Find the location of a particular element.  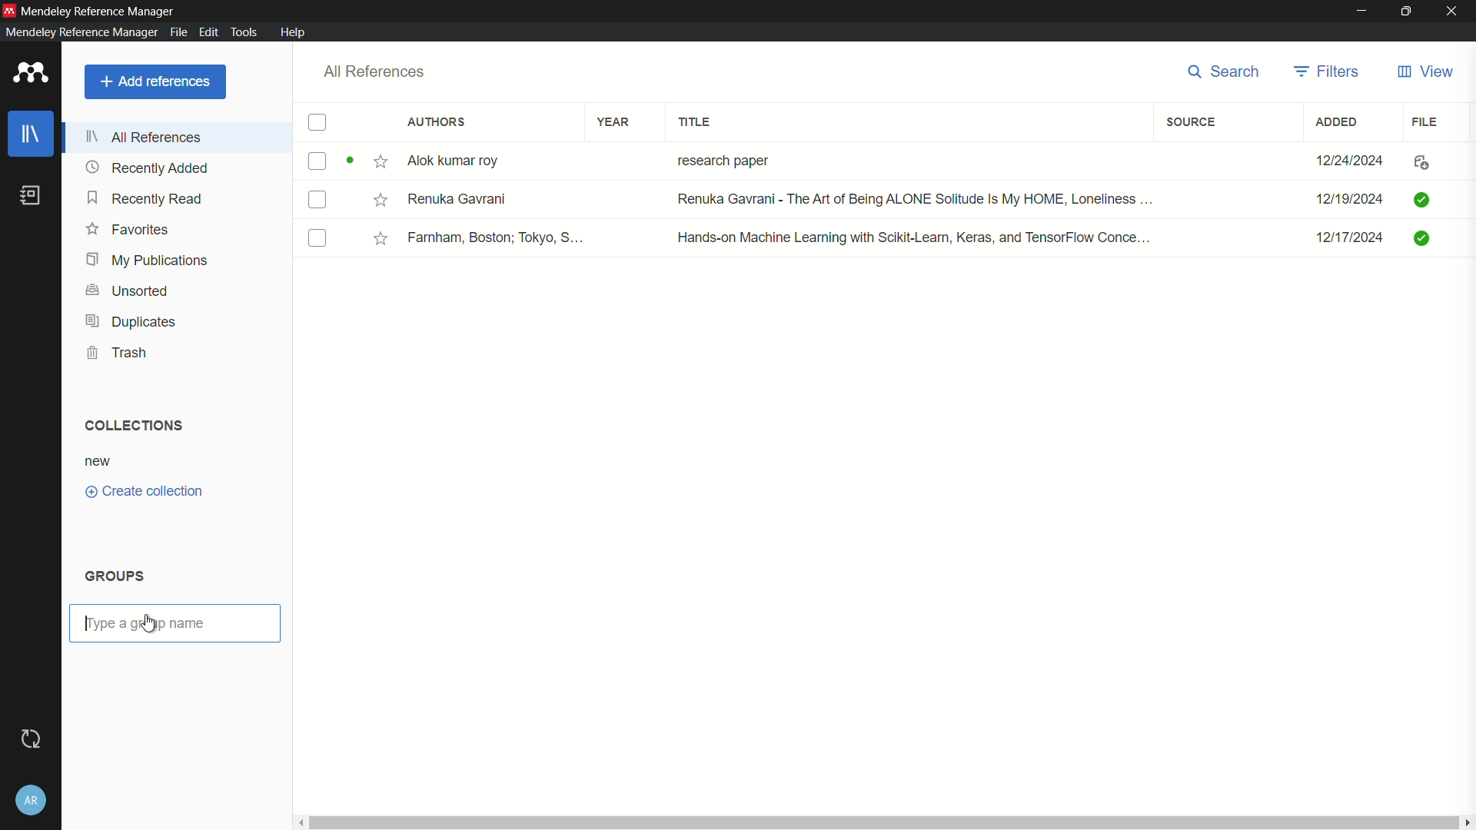

create collection is located at coordinates (145, 492).